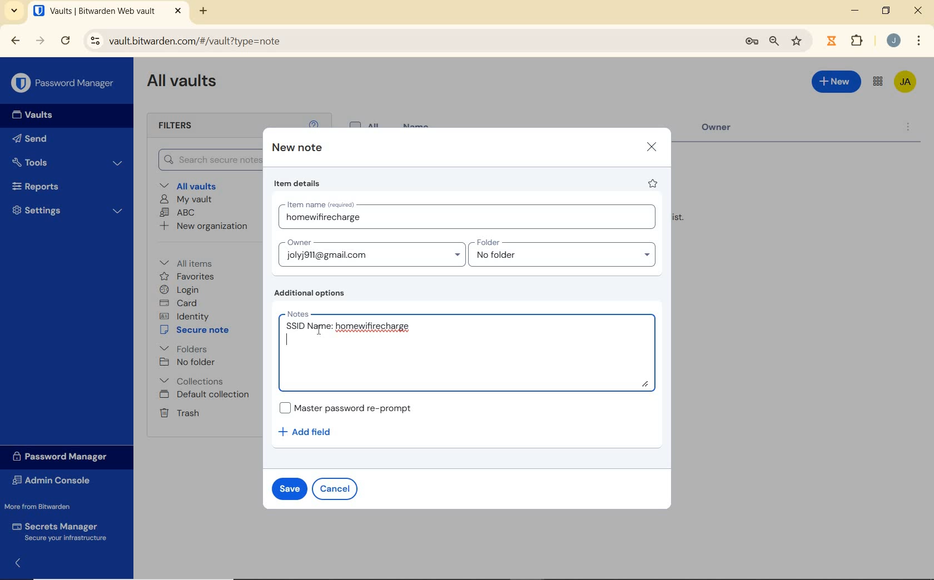 The width and height of the screenshot is (934, 580). I want to click on New organization, so click(205, 226).